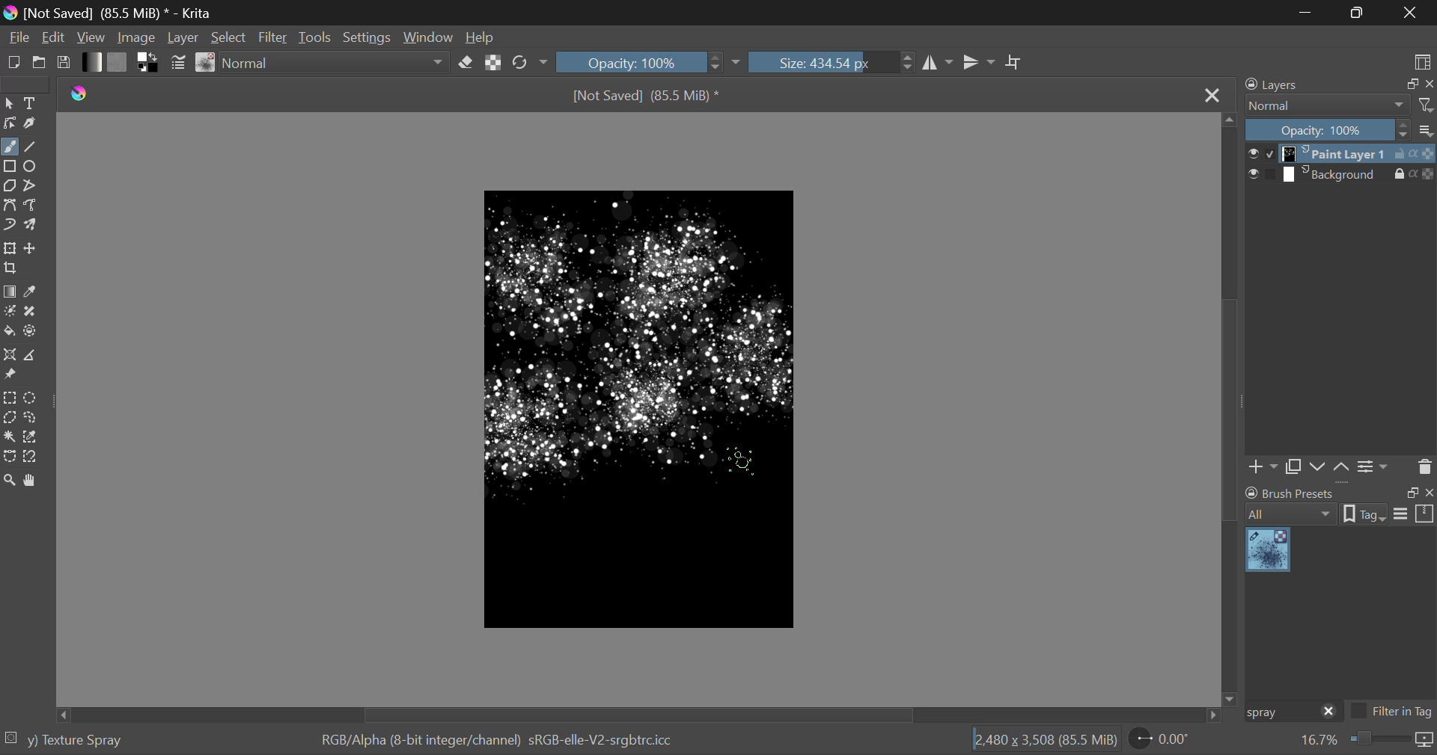  I want to click on Bezier Curve Selection, so click(10, 457).